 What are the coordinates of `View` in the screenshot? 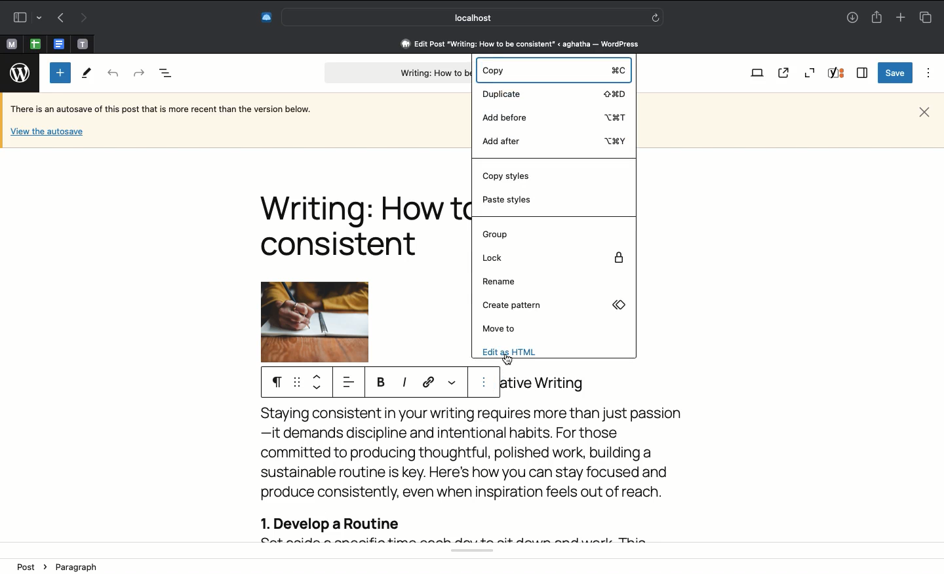 It's located at (757, 74).